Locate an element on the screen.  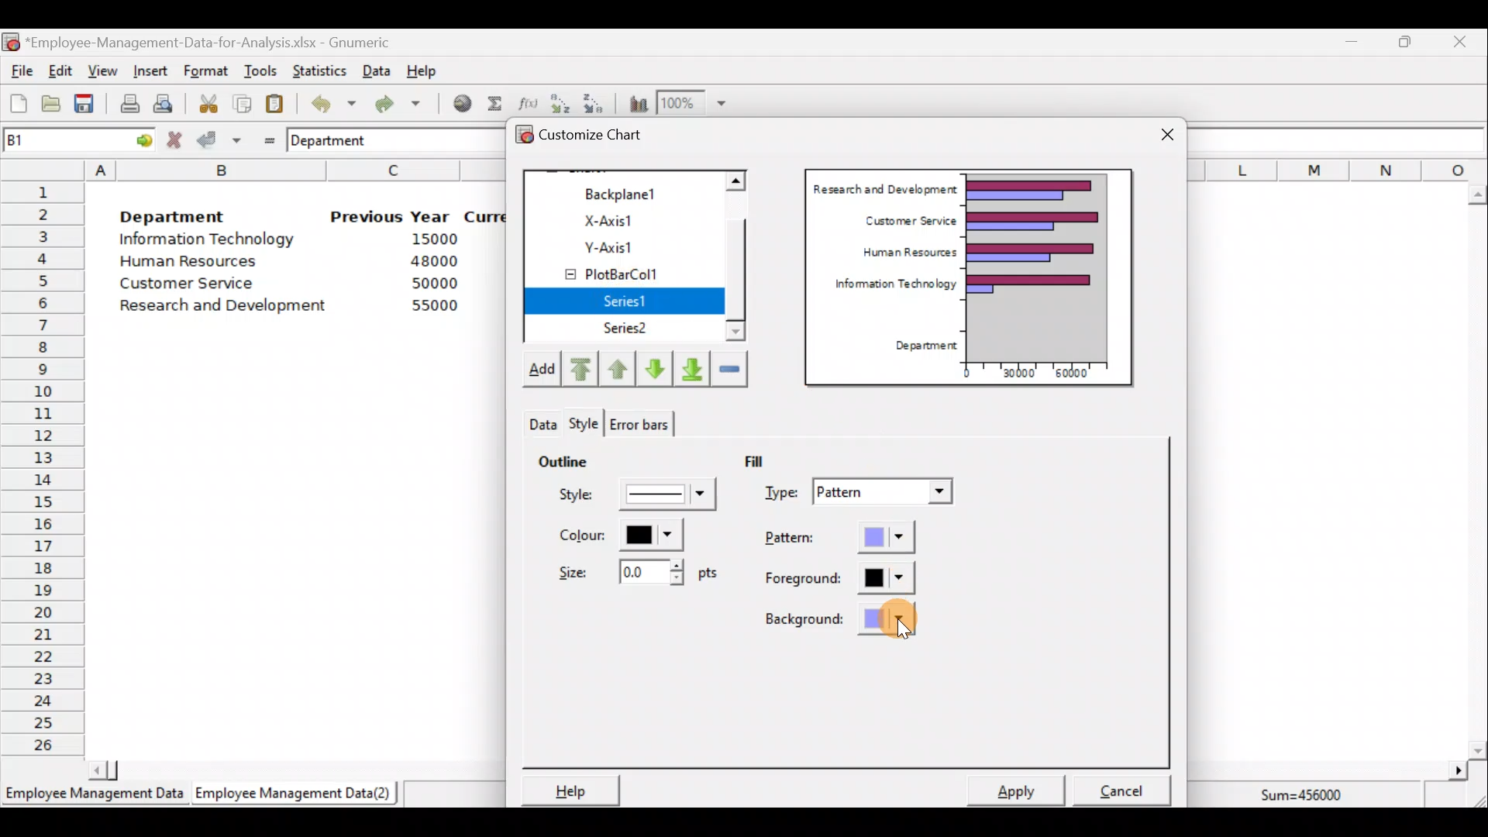
Human Resources is located at coordinates (903, 253).